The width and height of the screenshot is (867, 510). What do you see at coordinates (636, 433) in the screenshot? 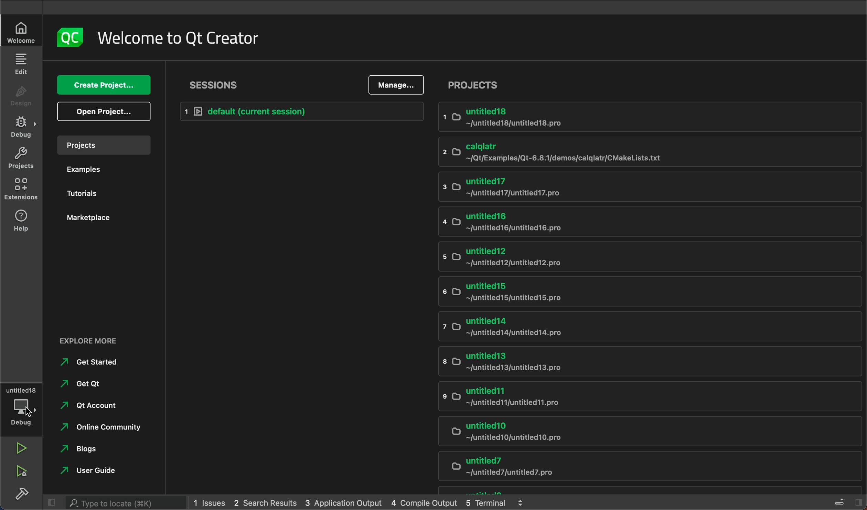
I see `untitled10` at bounding box center [636, 433].